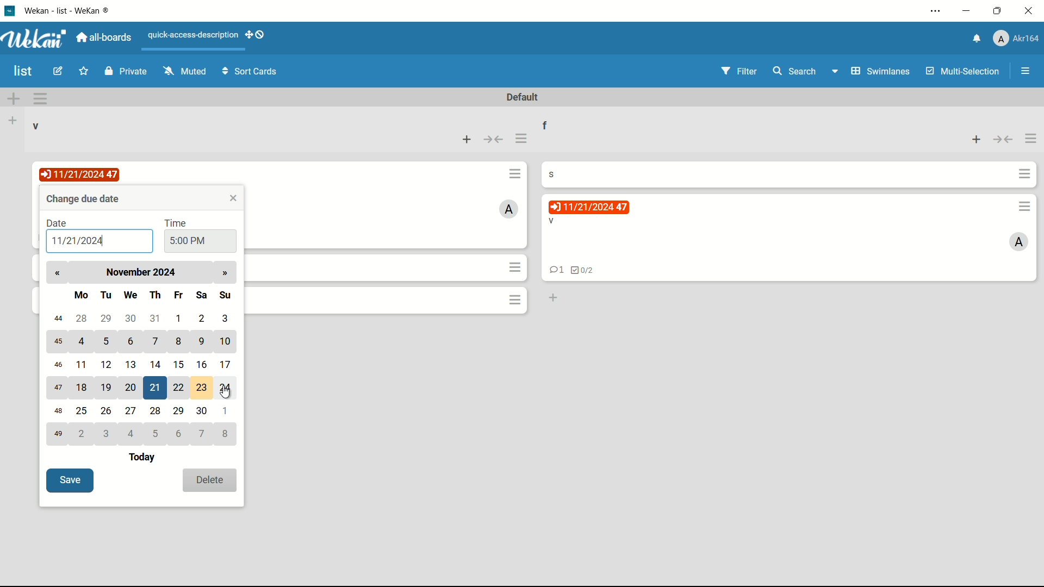  I want to click on card  name, so click(551, 221).